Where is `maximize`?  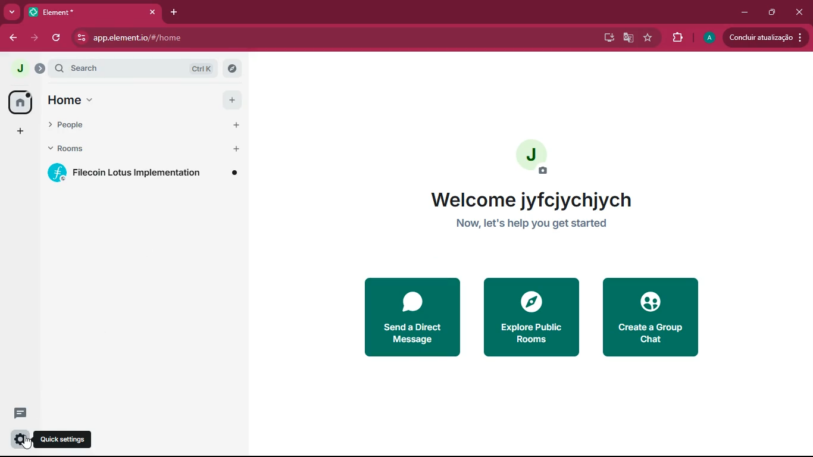
maximize is located at coordinates (773, 13).